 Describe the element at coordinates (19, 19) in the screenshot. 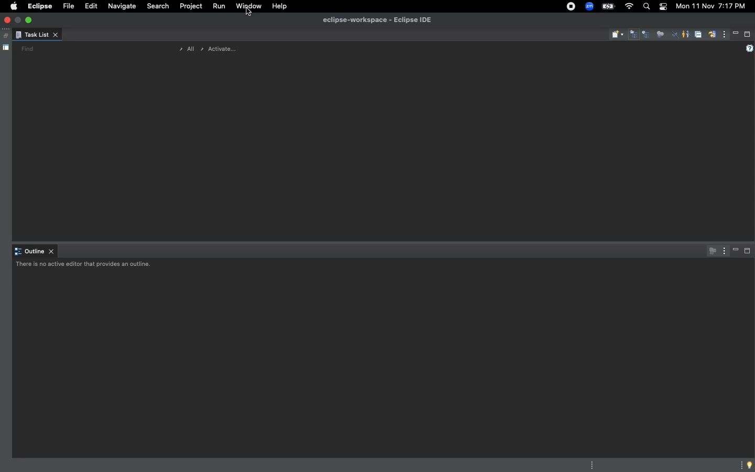

I see `minimize` at that location.